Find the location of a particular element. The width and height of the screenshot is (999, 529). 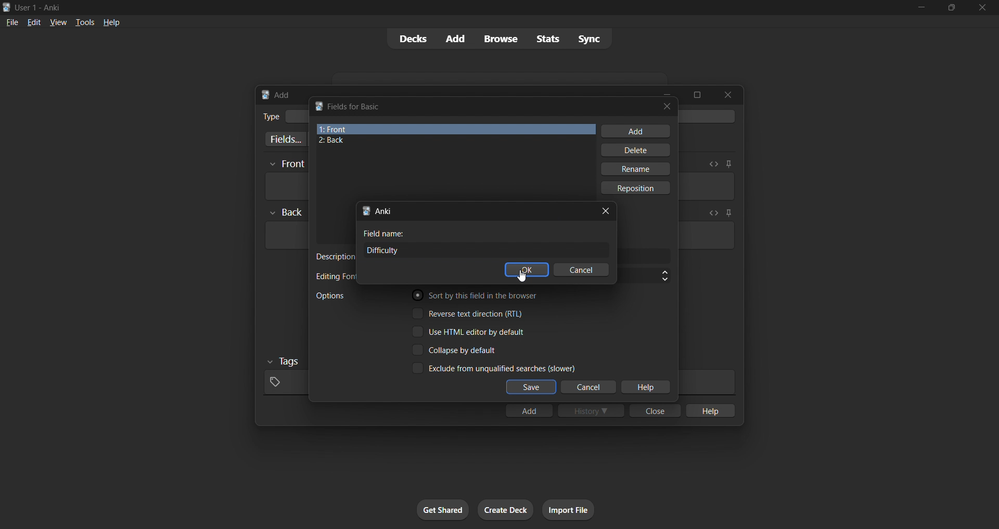

card tags input is located at coordinates (284, 383).